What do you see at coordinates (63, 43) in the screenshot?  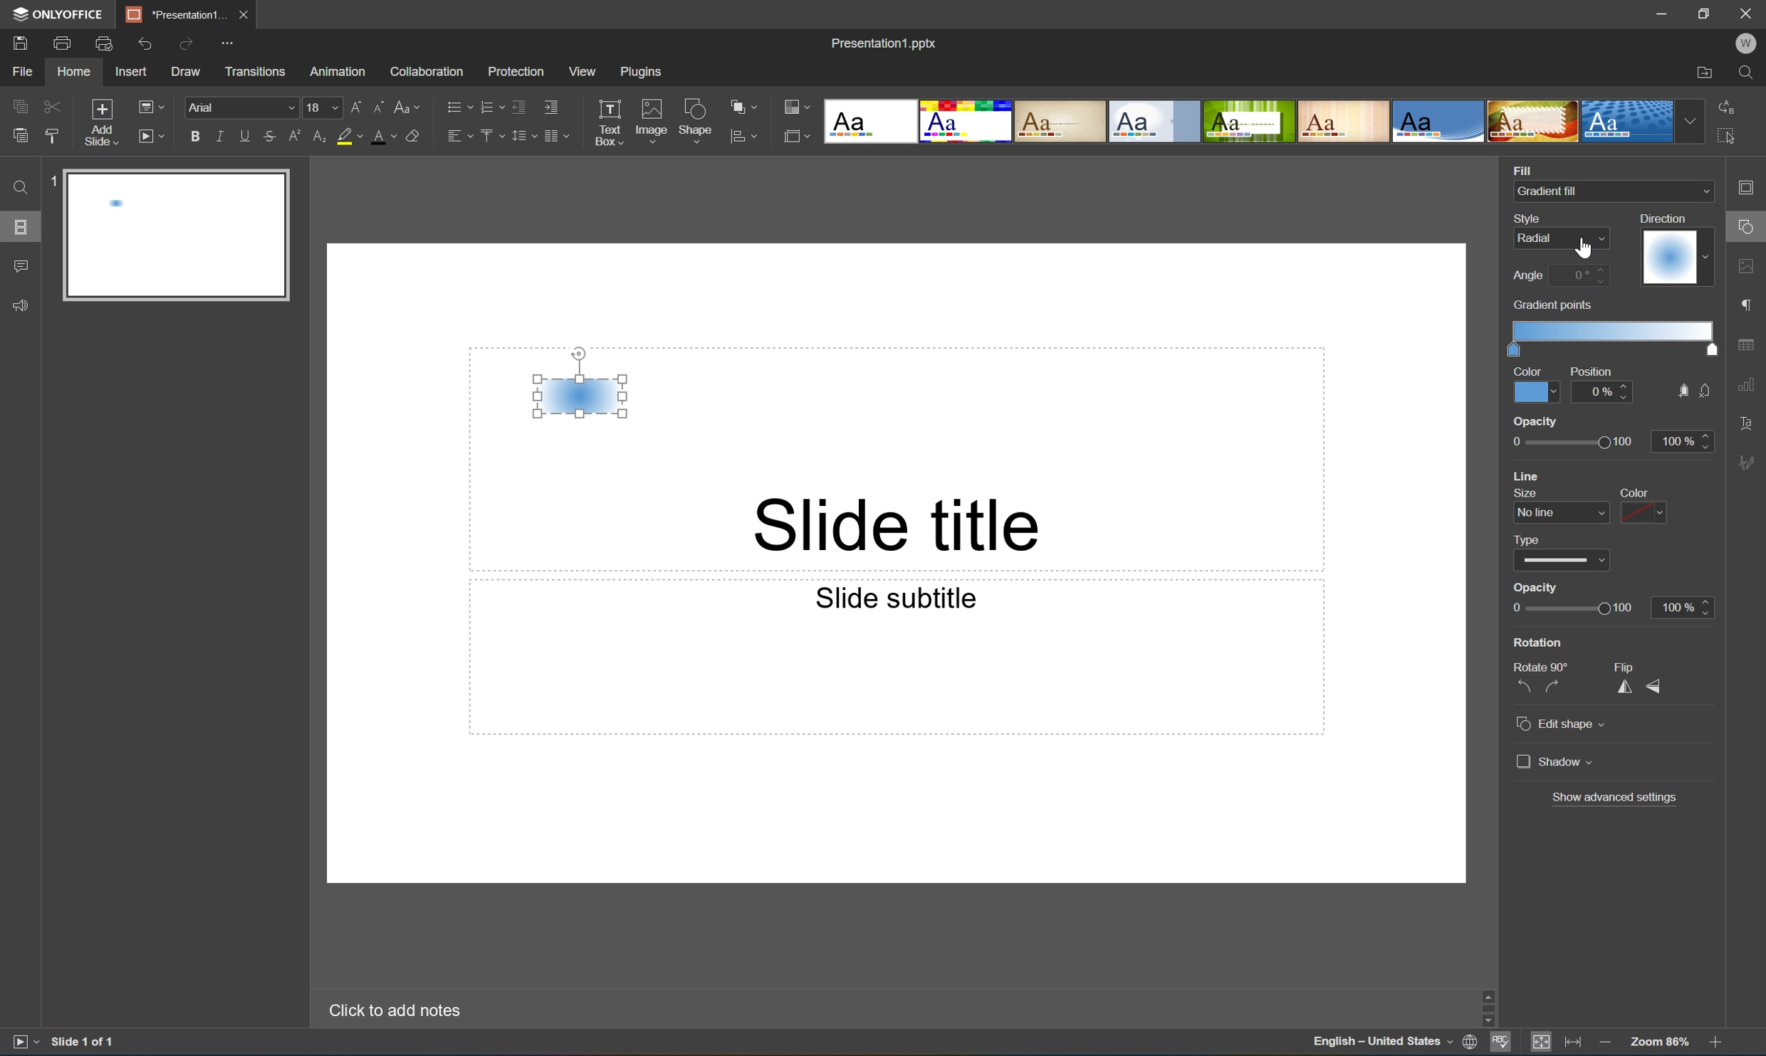 I see `Print file` at bounding box center [63, 43].